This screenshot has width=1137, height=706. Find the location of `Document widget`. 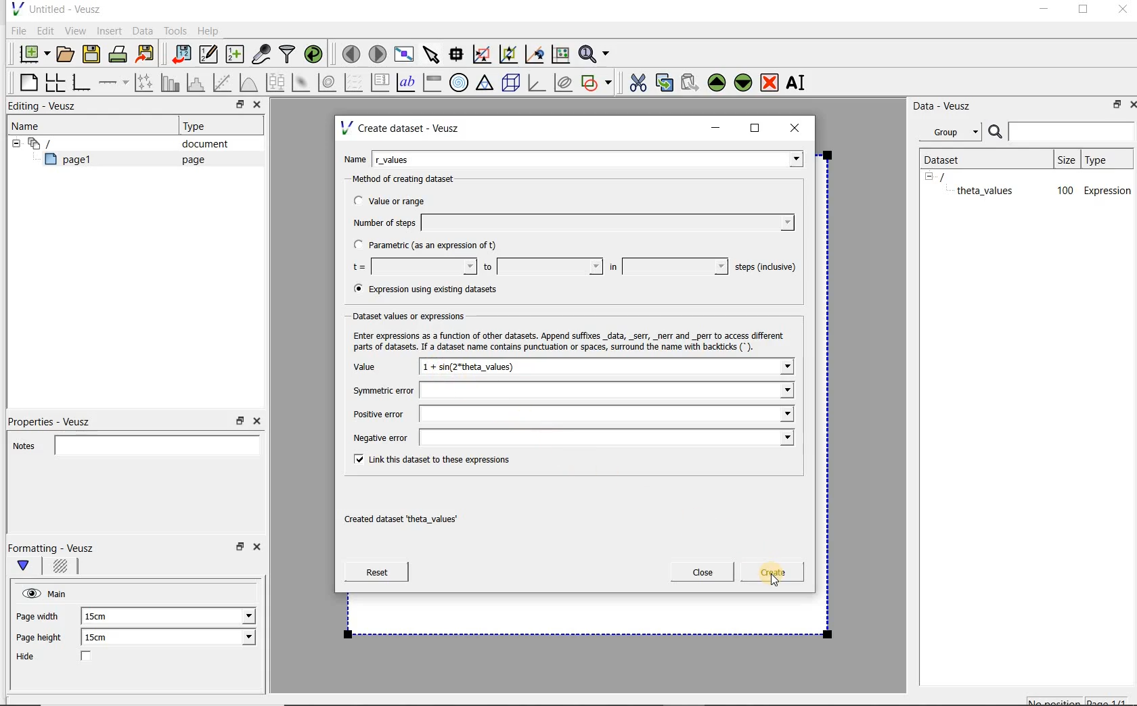

Document widget is located at coordinates (64, 143).